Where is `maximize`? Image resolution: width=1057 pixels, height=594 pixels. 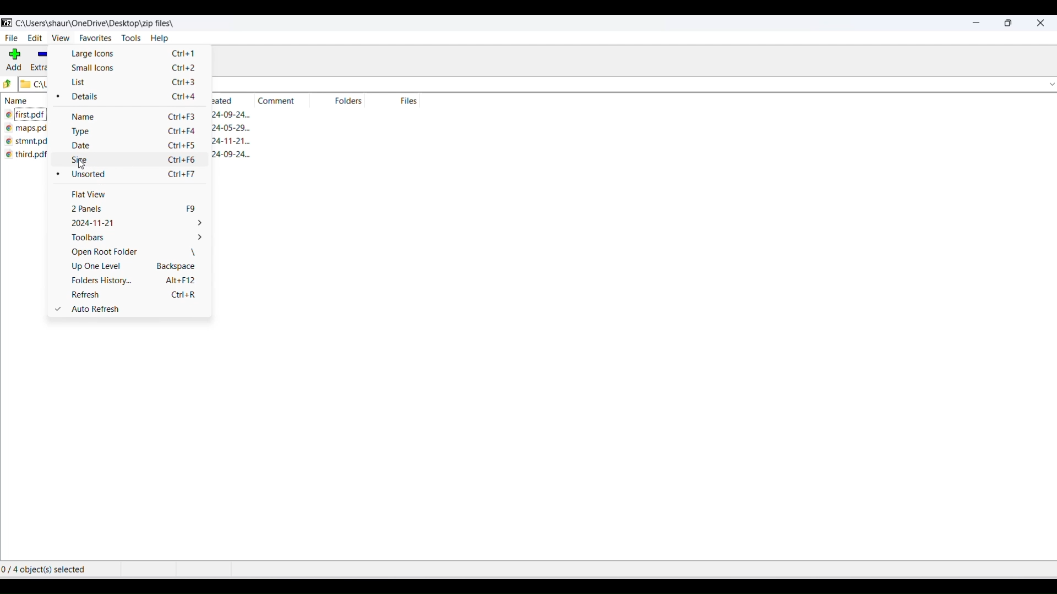
maximize is located at coordinates (1009, 25).